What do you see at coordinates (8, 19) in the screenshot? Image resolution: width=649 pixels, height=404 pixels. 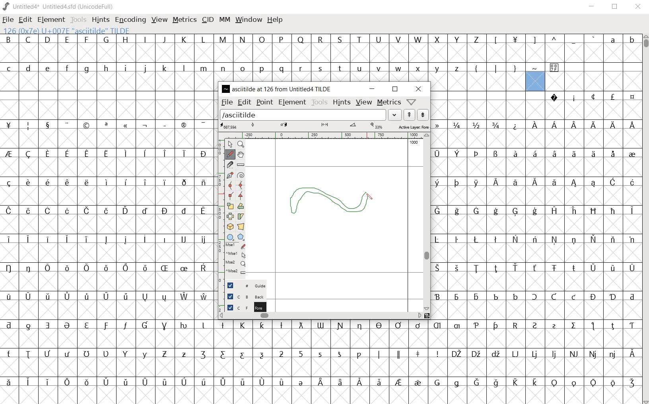 I see `FILE` at bounding box center [8, 19].